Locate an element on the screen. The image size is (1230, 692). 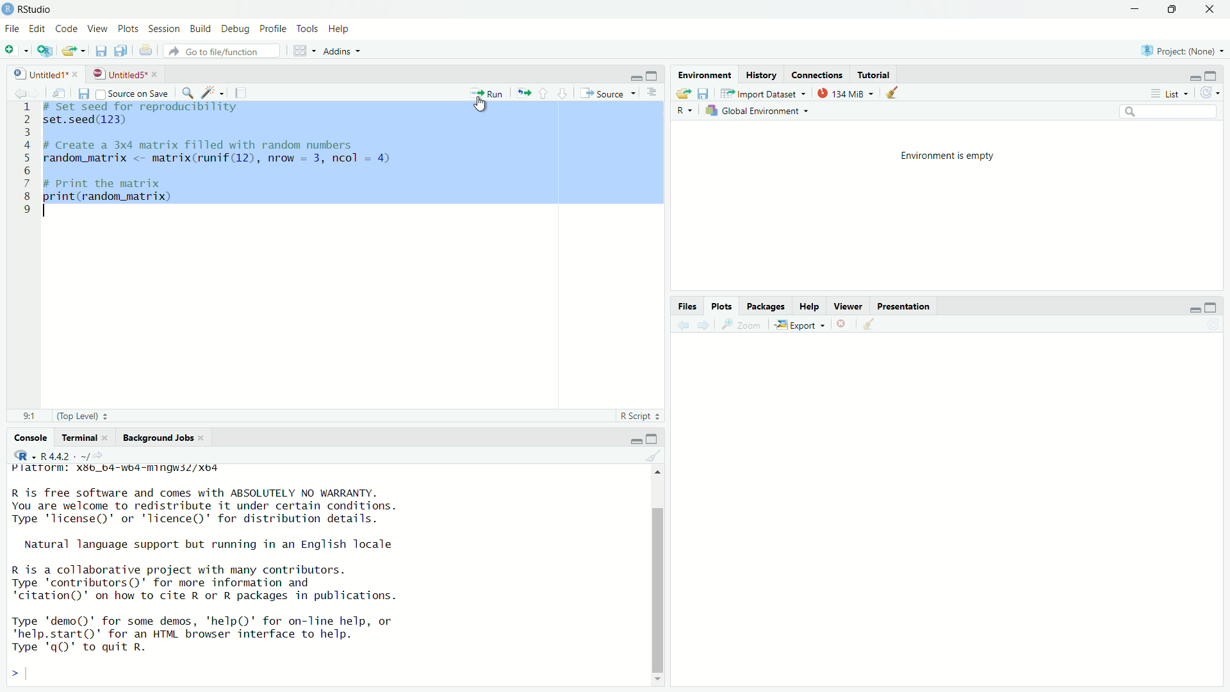
downward is located at coordinates (564, 92).